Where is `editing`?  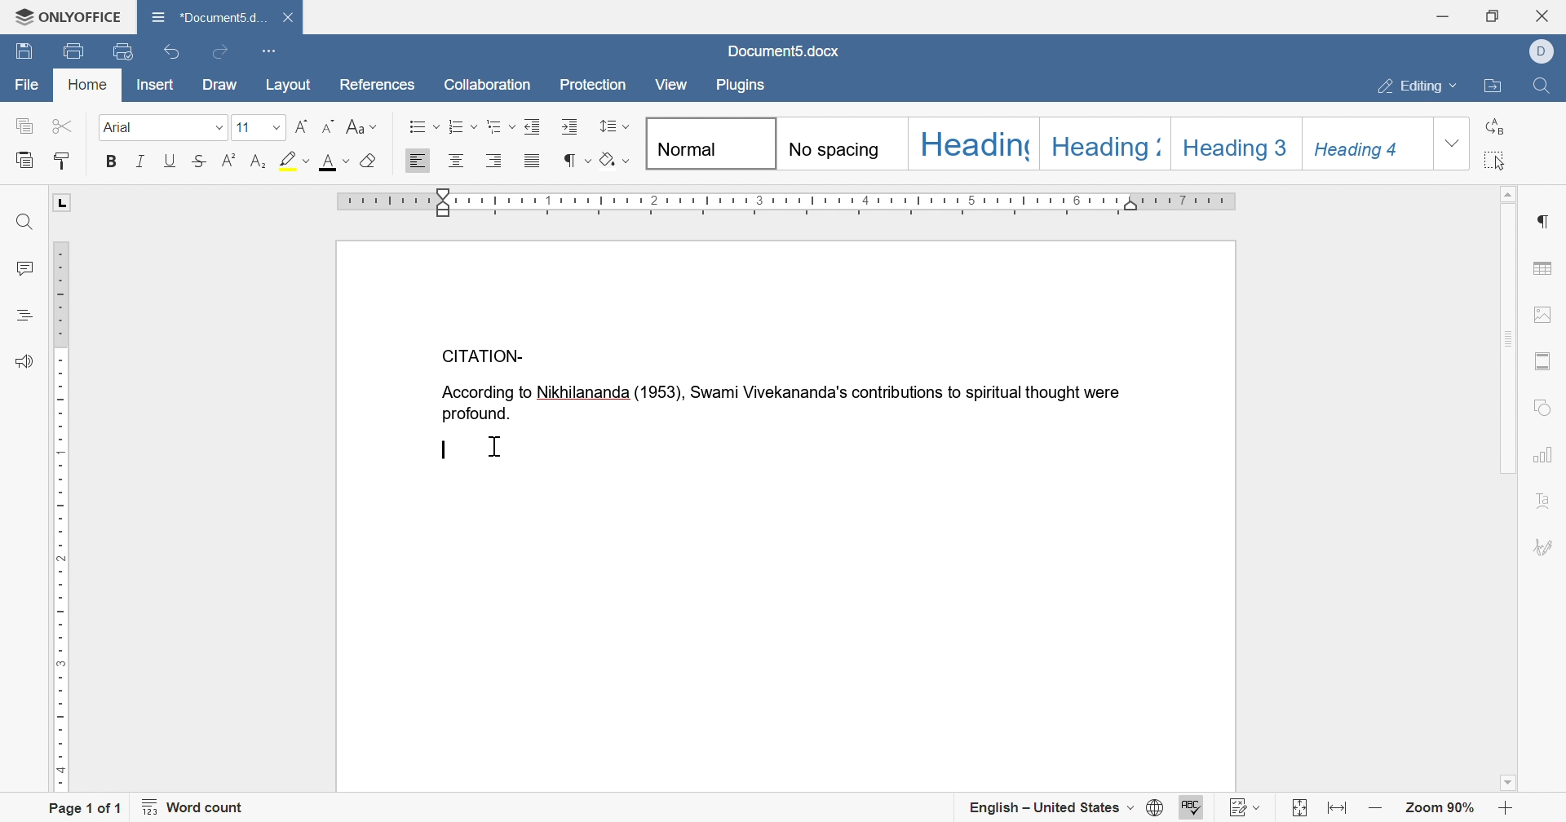
editing is located at coordinates (1413, 86).